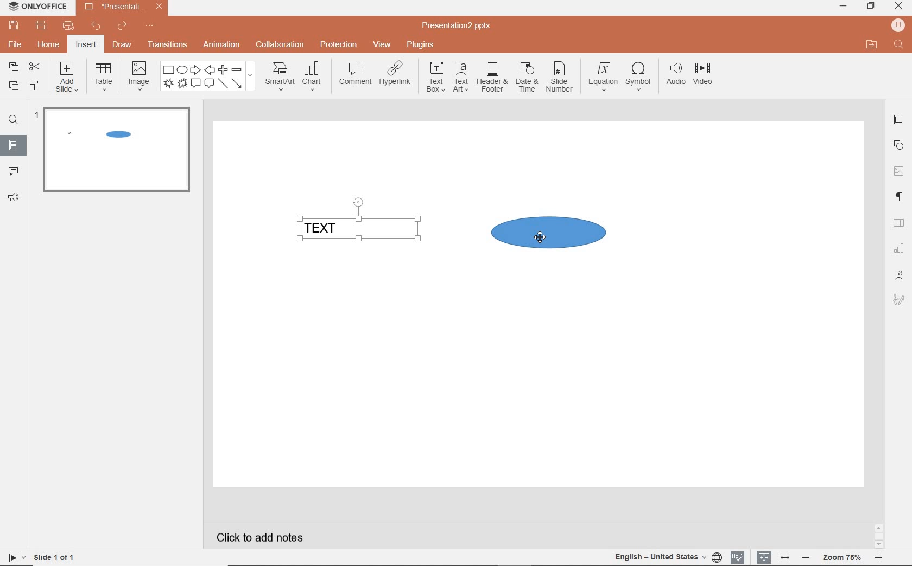 The image size is (912, 566). Describe the element at coordinates (67, 79) in the screenshot. I see `add slide` at that location.